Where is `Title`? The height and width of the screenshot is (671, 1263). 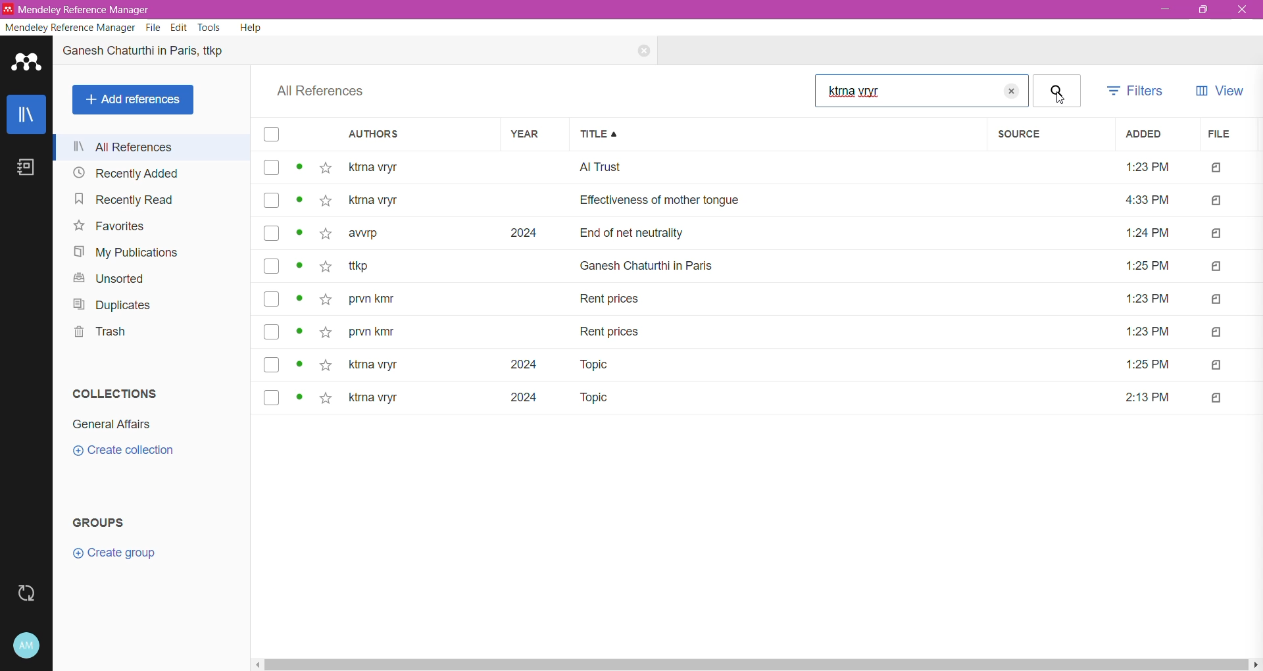 Title is located at coordinates (779, 135).